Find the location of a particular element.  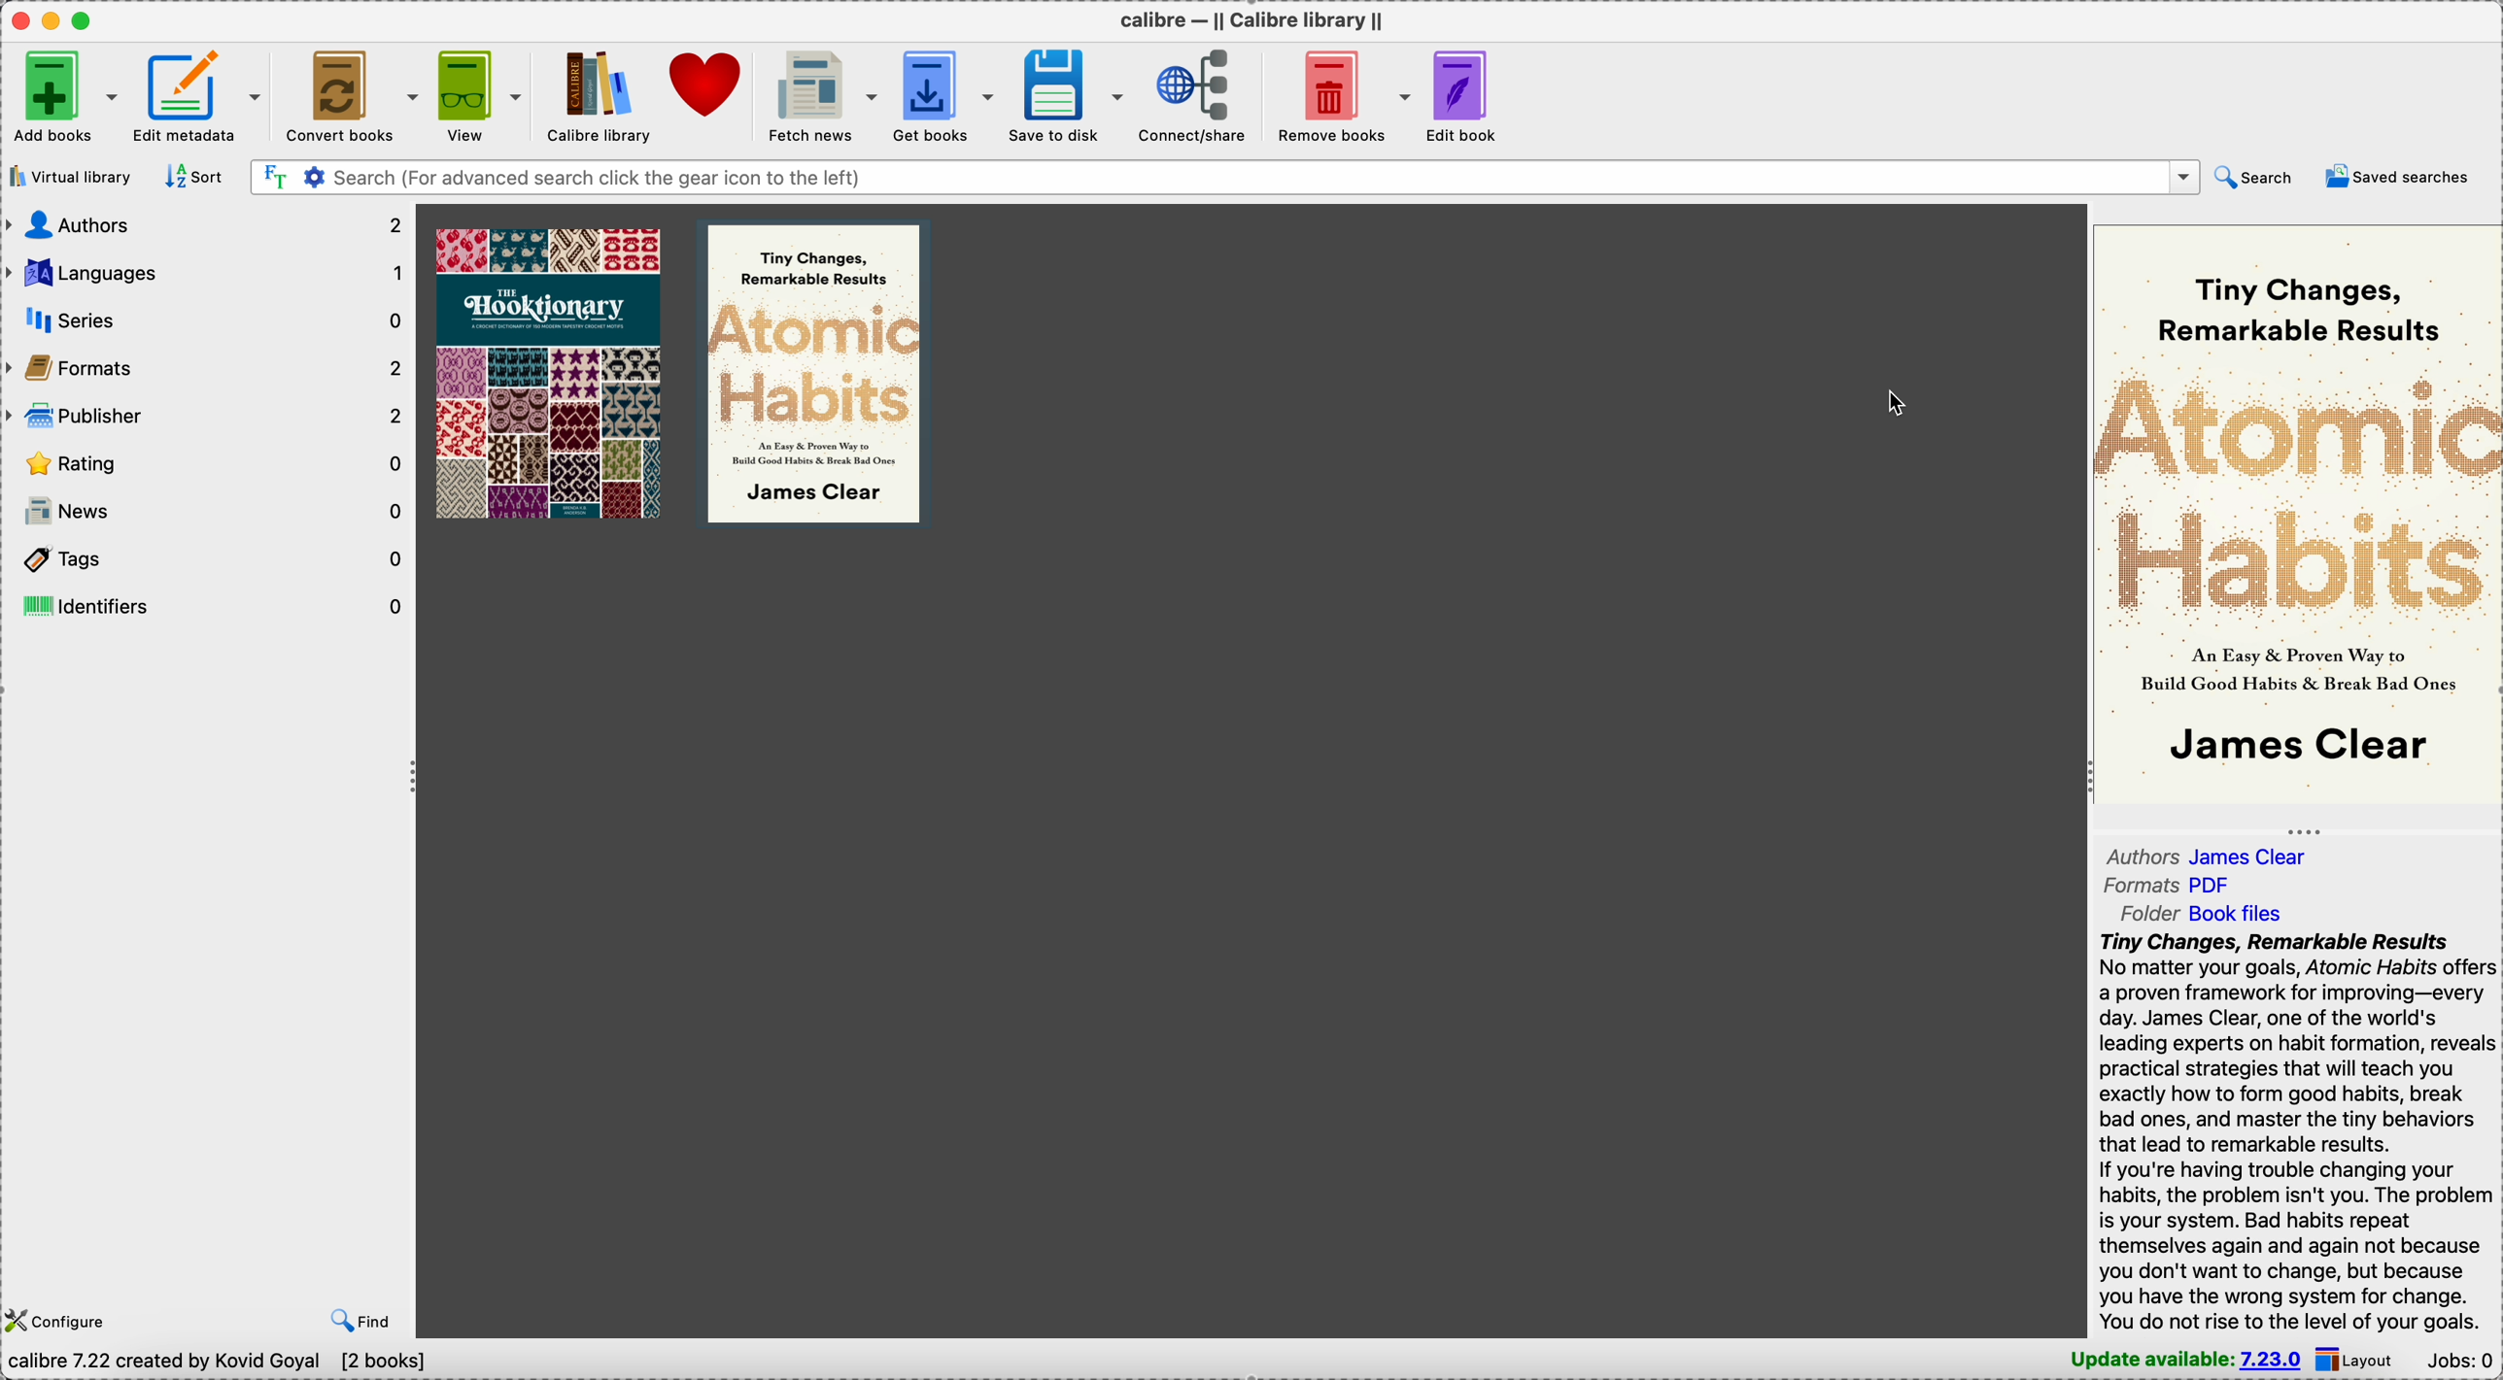

identifiers is located at coordinates (208, 604).